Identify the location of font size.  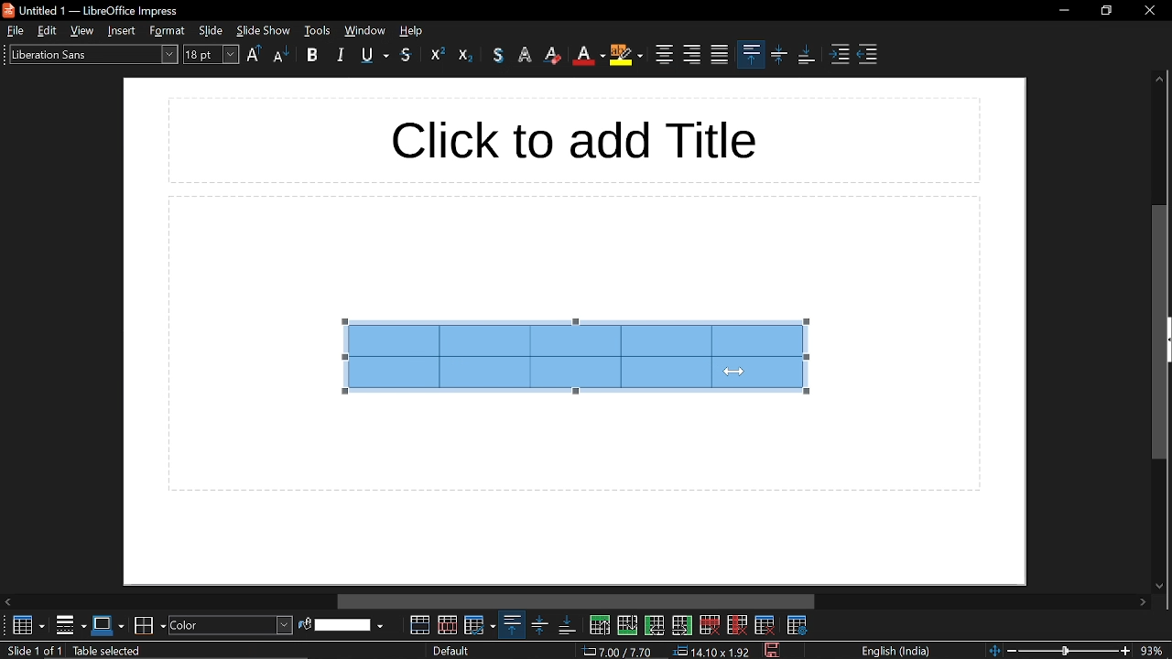
(212, 54).